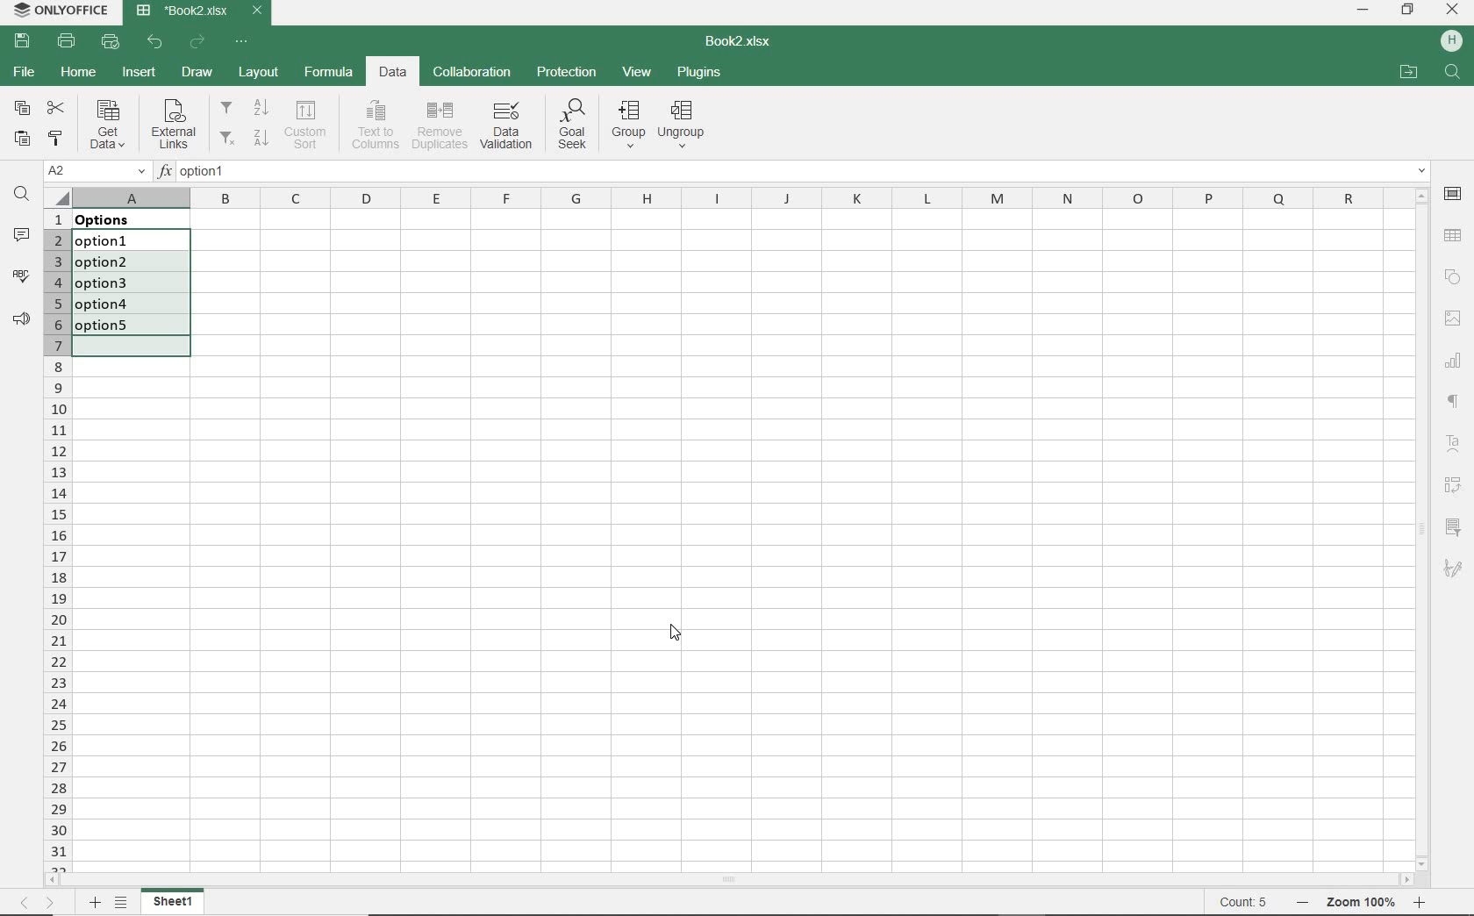 This screenshot has height=916, width=1474. Describe the element at coordinates (246, 108) in the screenshot. I see `filter from A to Z` at that location.